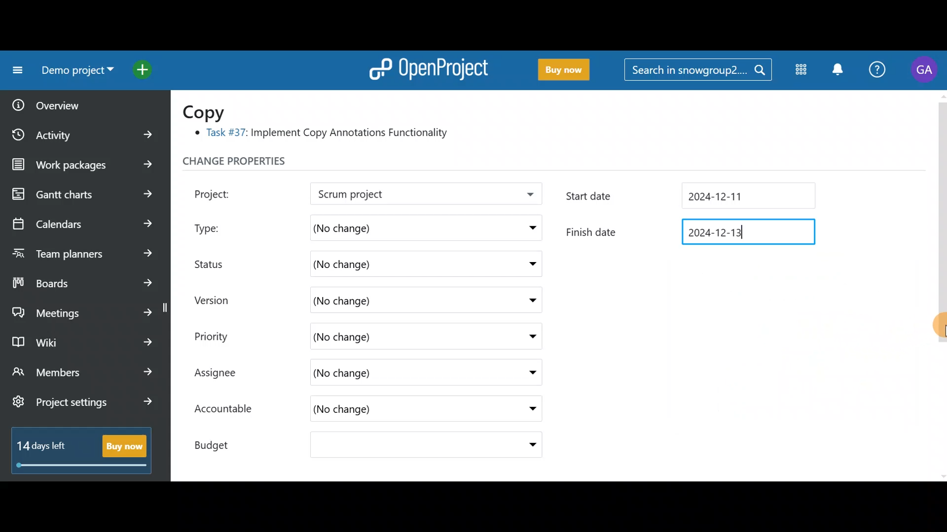  Describe the element at coordinates (924, 70) in the screenshot. I see `Account name` at that location.